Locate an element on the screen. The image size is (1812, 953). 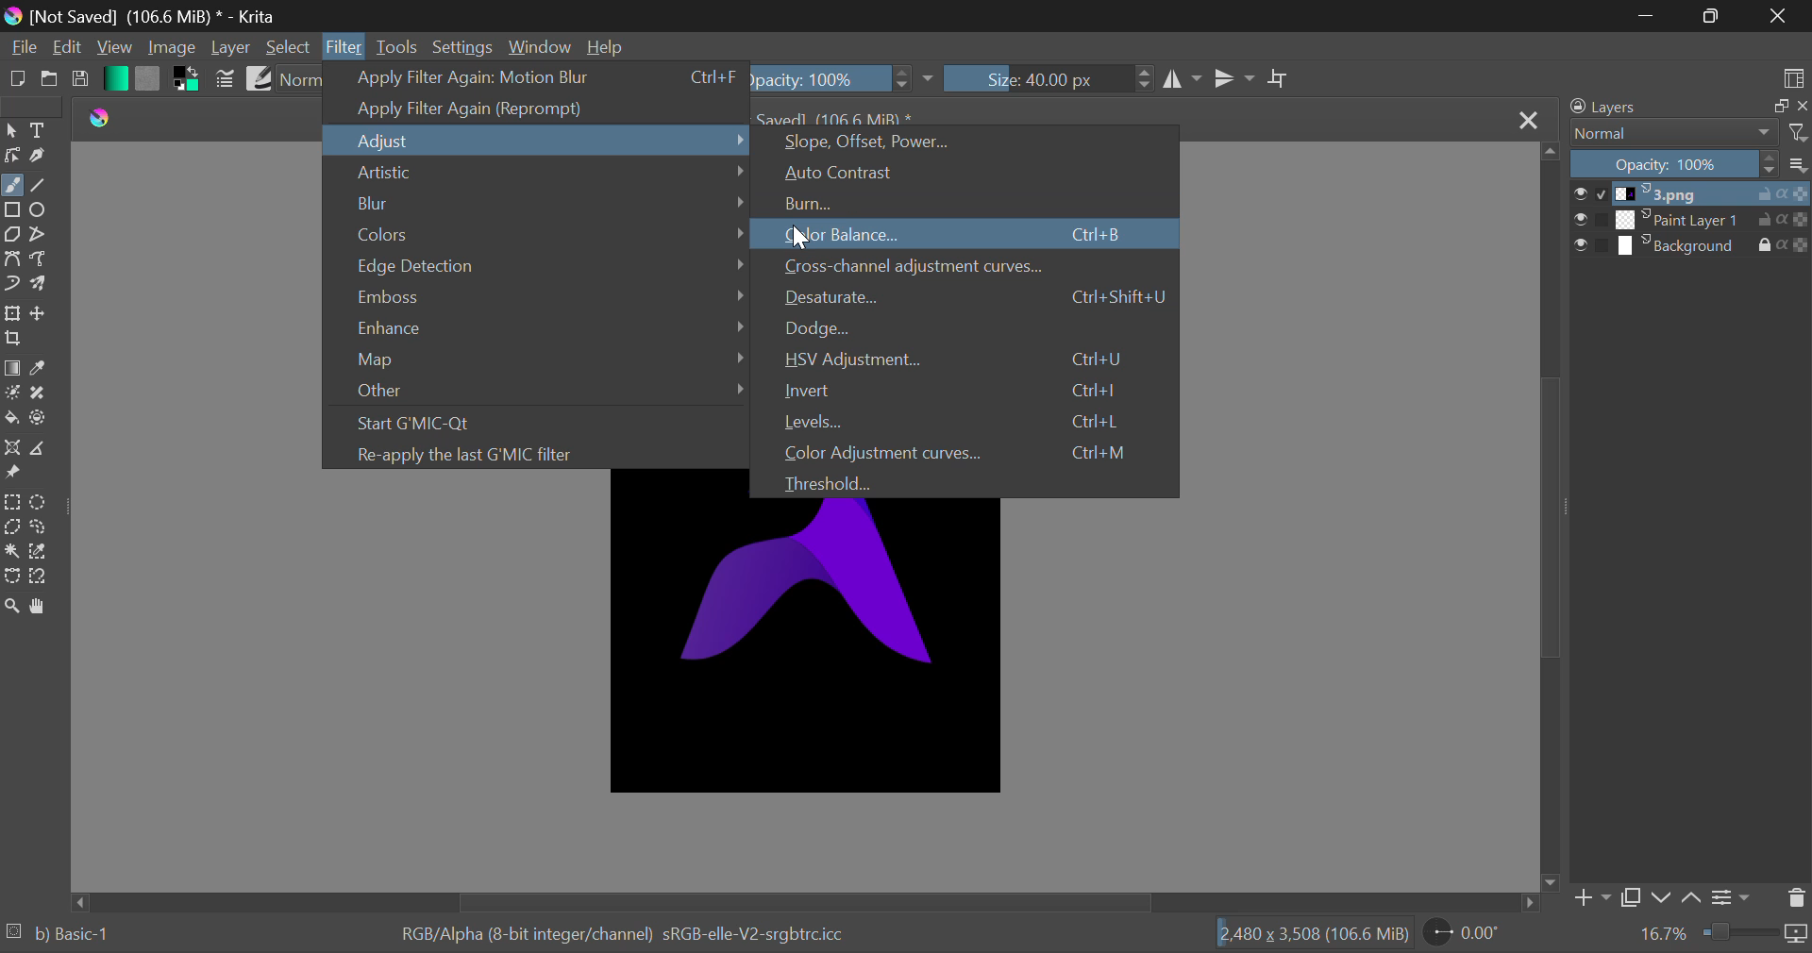
Gradient Fill is located at coordinates (12, 368).